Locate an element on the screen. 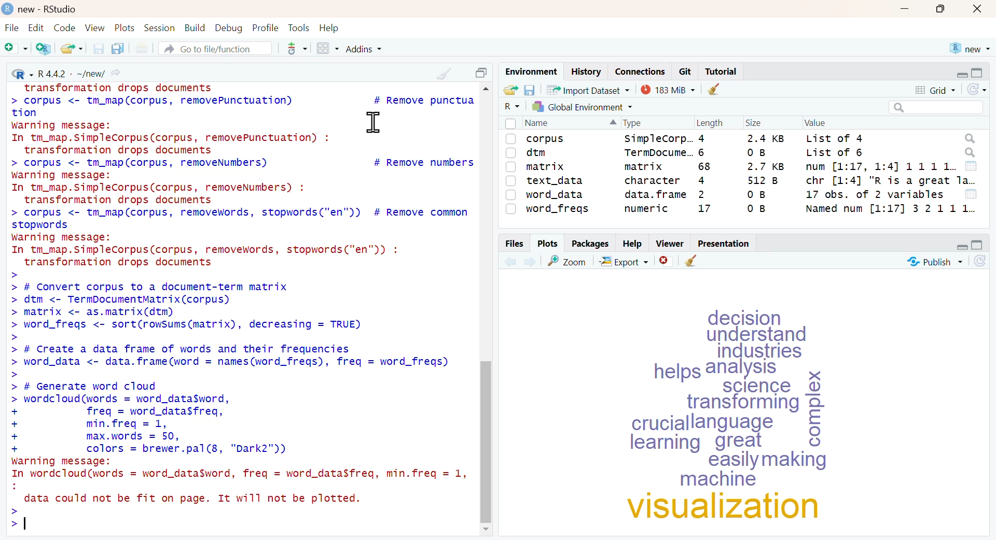 The width and height of the screenshot is (996, 540). Plots is located at coordinates (126, 28).